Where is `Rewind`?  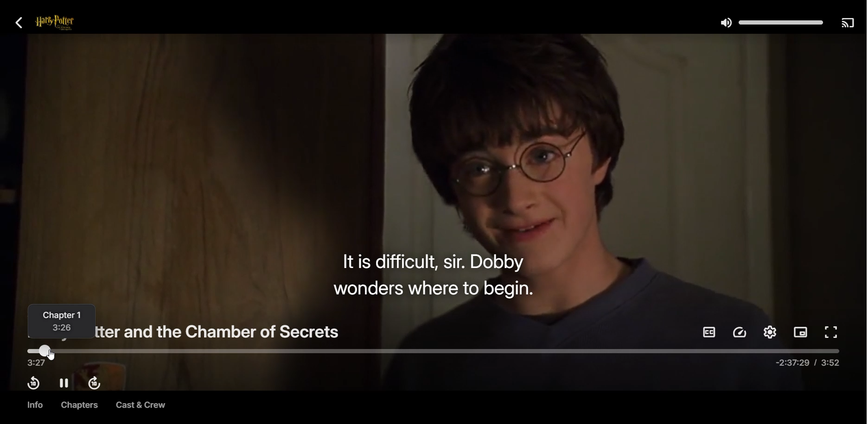 Rewind is located at coordinates (33, 383).